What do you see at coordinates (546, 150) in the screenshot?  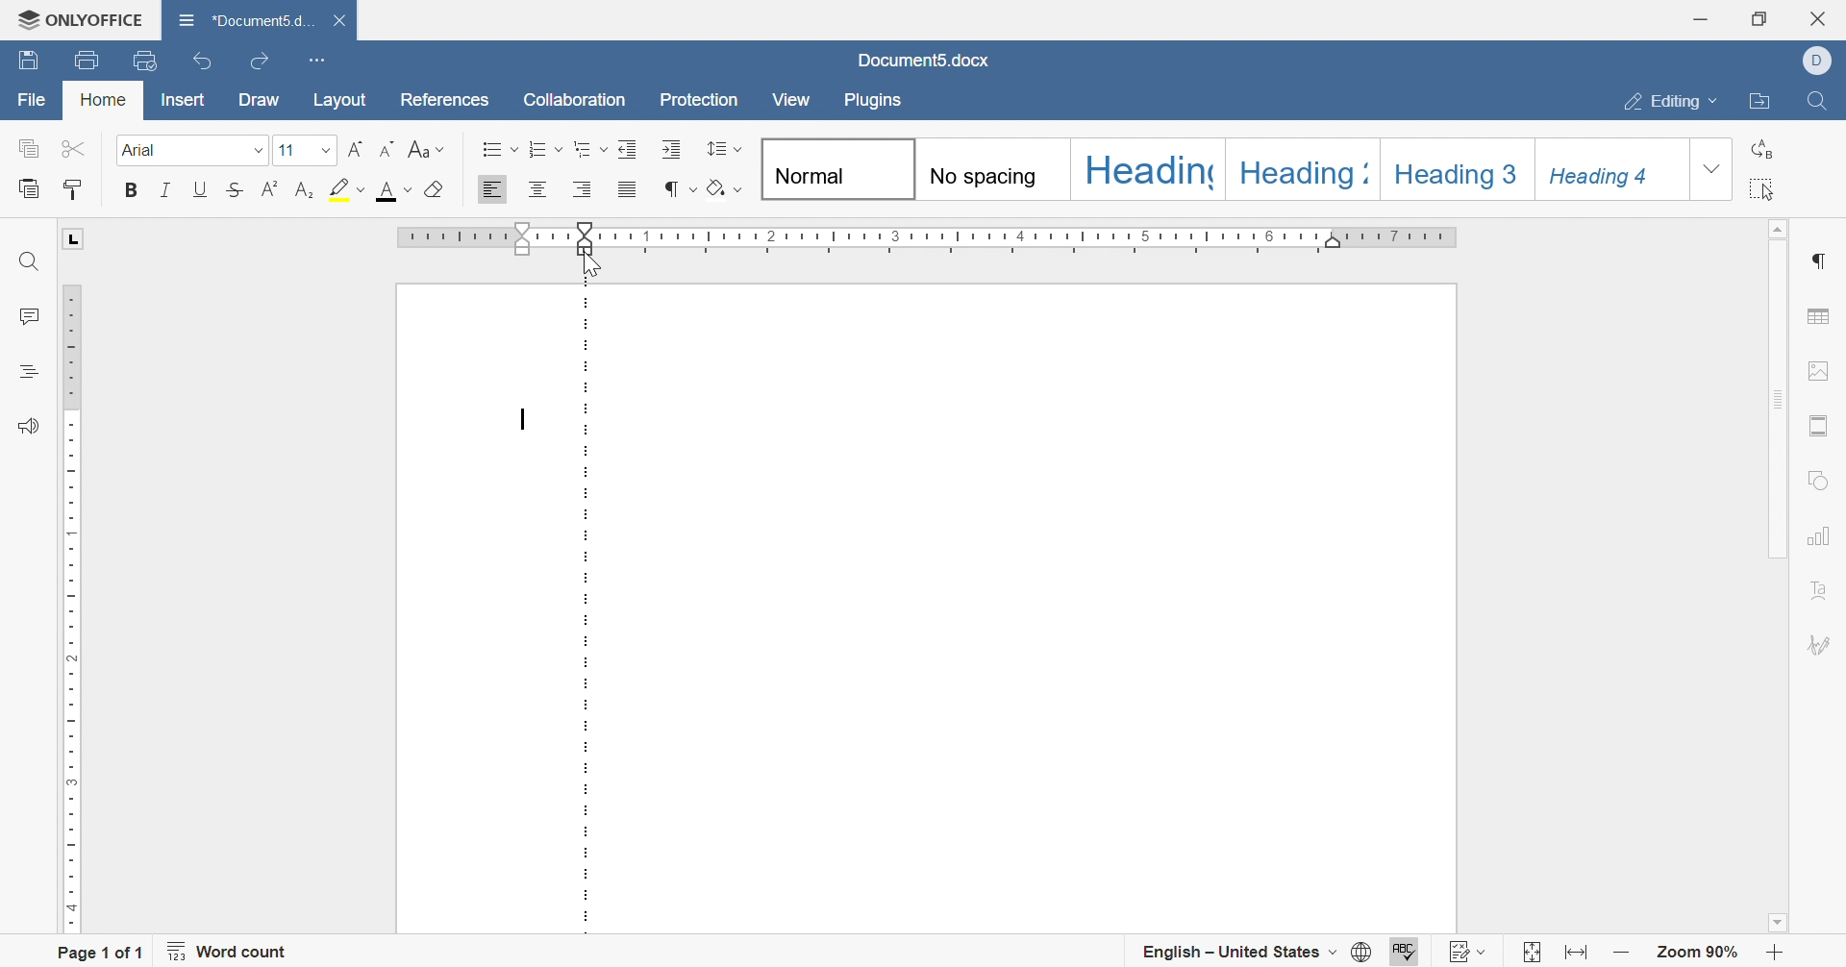 I see `numbering` at bounding box center [546, 150].